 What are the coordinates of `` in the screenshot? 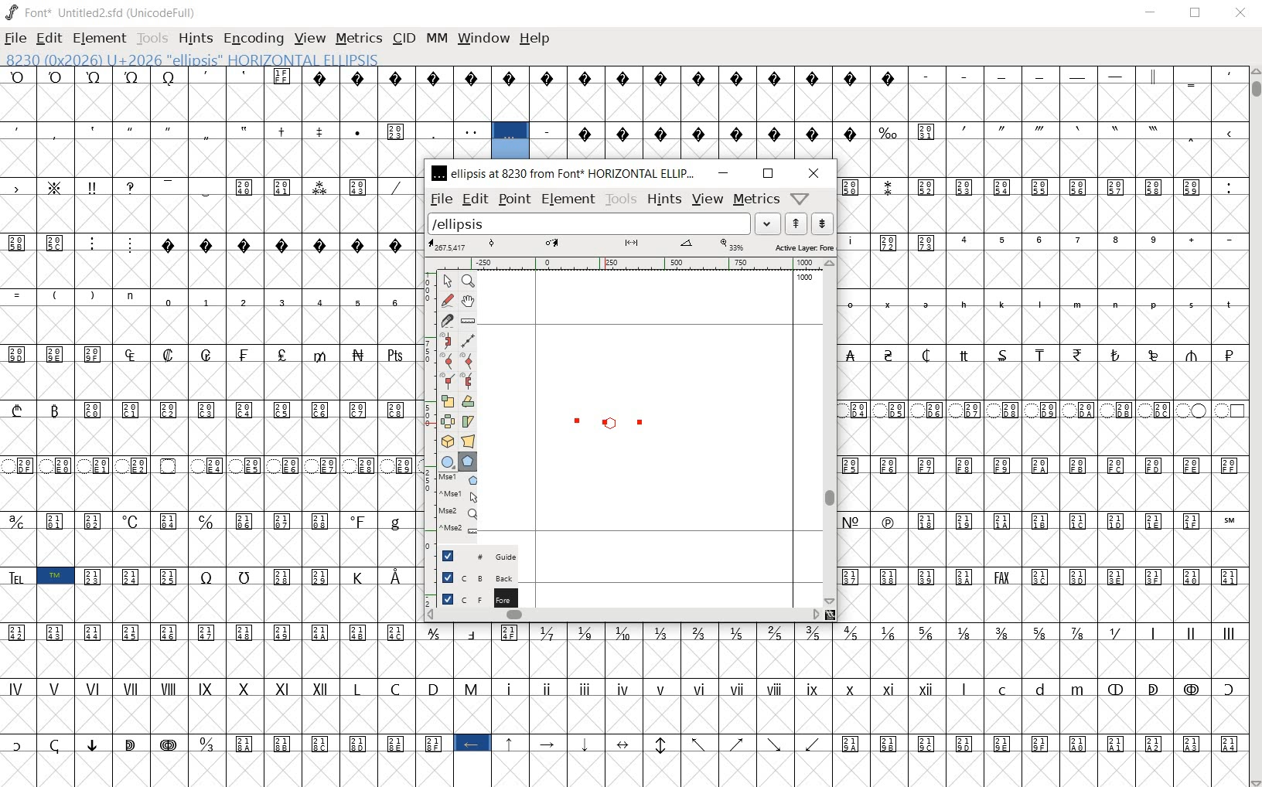 It's located at (706, 199).